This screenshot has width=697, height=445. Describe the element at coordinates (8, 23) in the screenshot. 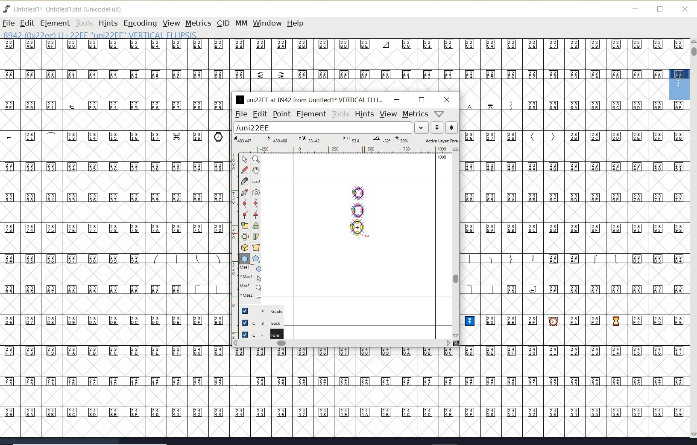

I see `FILE` at that location.